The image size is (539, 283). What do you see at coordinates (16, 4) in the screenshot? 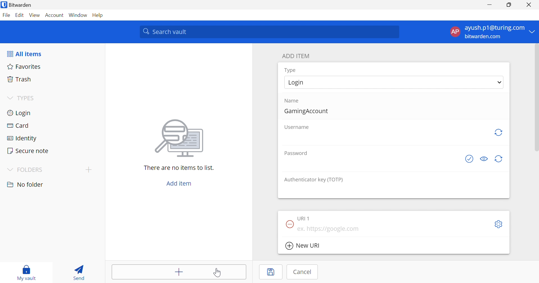
I see `Bitwarden` at bounding box center [16, 4].